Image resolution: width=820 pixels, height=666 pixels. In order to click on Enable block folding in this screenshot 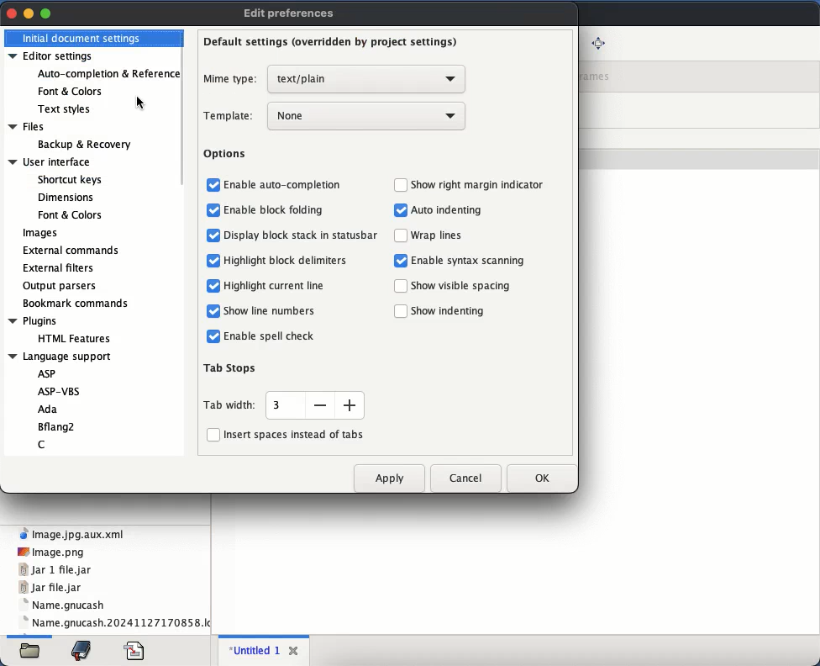, I will do `click(278, 209)`.